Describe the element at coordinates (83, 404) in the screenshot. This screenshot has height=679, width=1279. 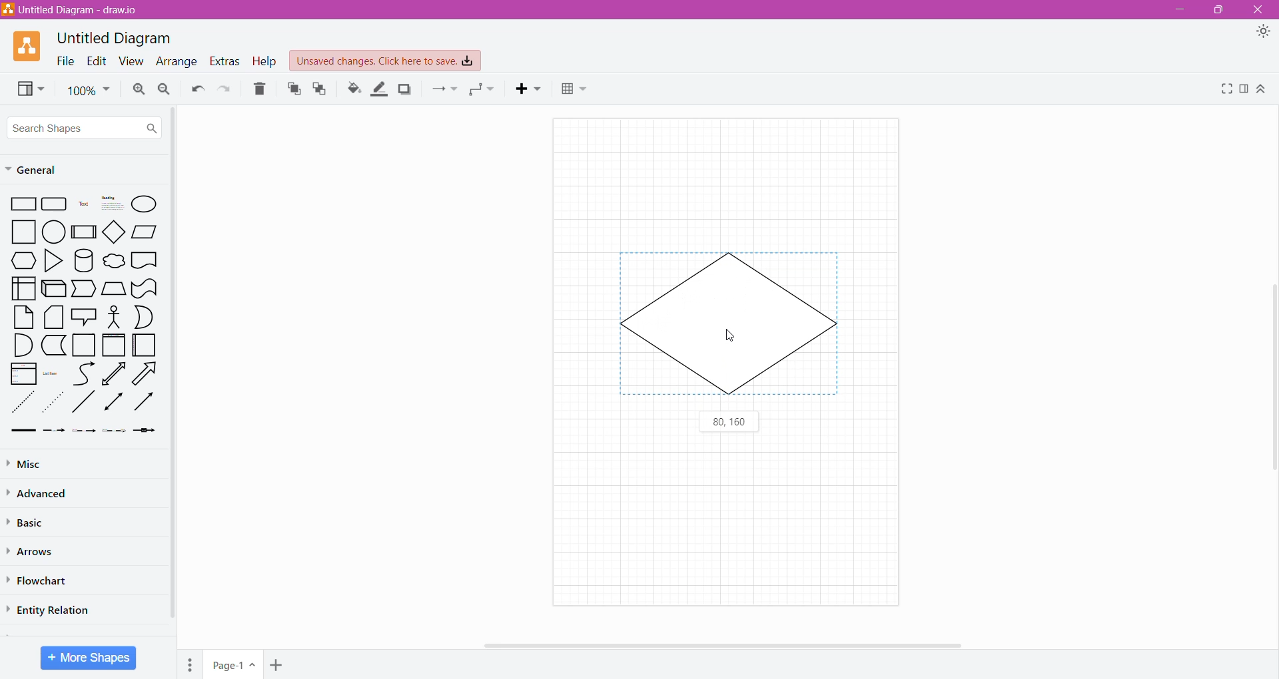
I see `Line` at that location.